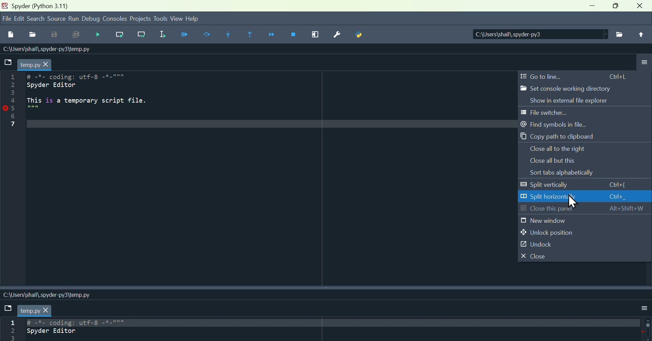 Image resolution: width=652 pixels, height=341 pixels. What do you see at coordinates (560, 161) in the screenshot?
I see `Close all but this` at bounding box center [560, 161].